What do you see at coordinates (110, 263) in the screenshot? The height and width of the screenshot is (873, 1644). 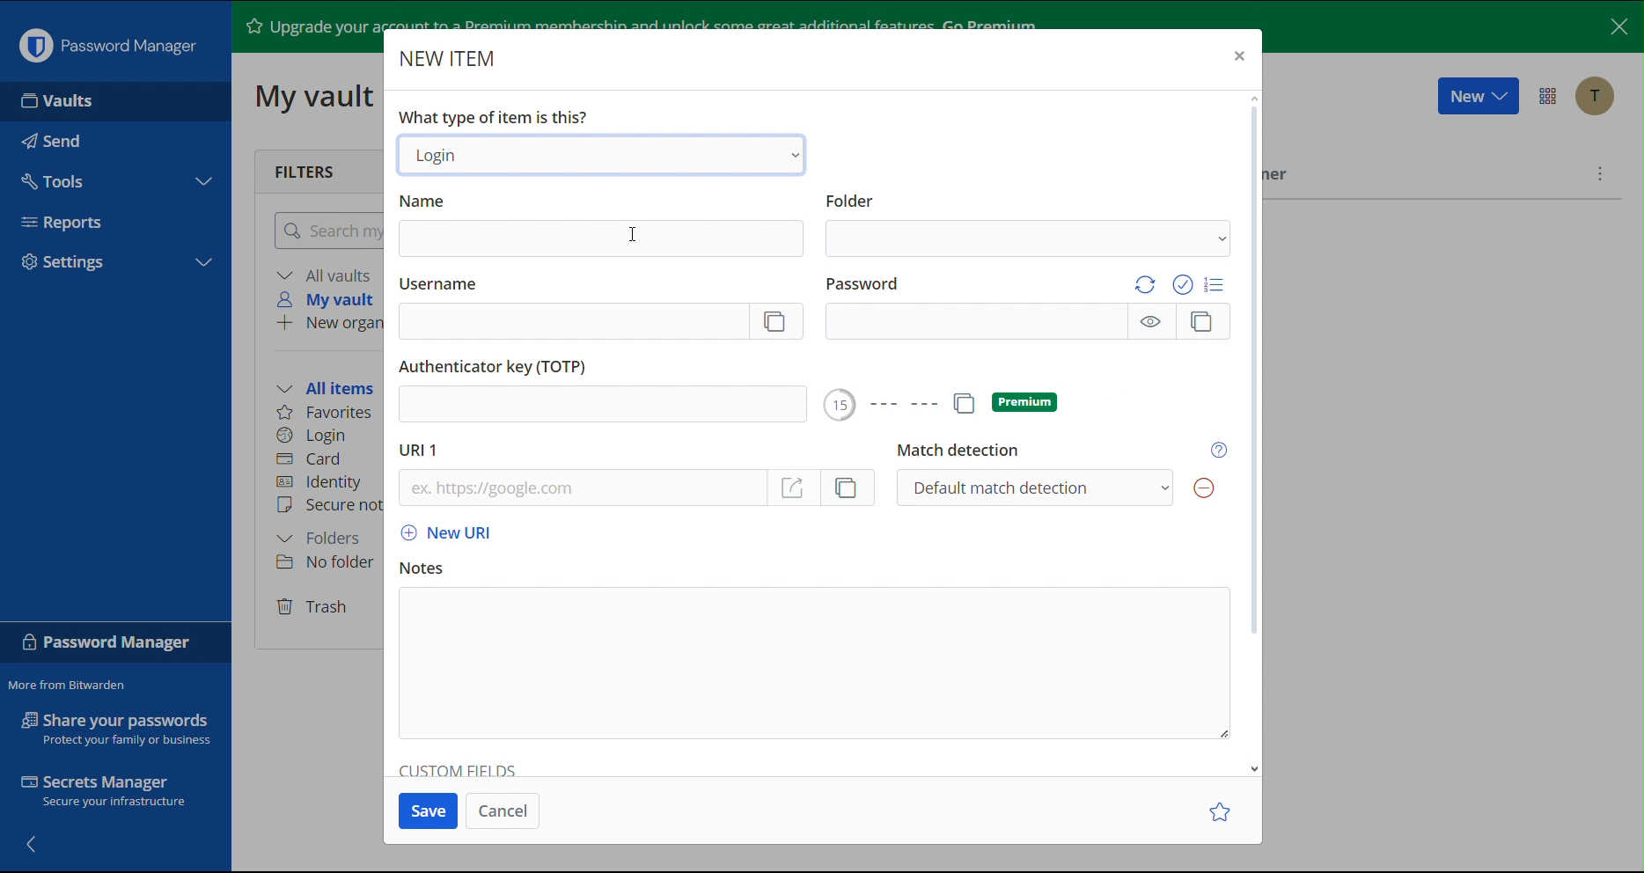 I see `Settings` at bounding box center [110, 263].